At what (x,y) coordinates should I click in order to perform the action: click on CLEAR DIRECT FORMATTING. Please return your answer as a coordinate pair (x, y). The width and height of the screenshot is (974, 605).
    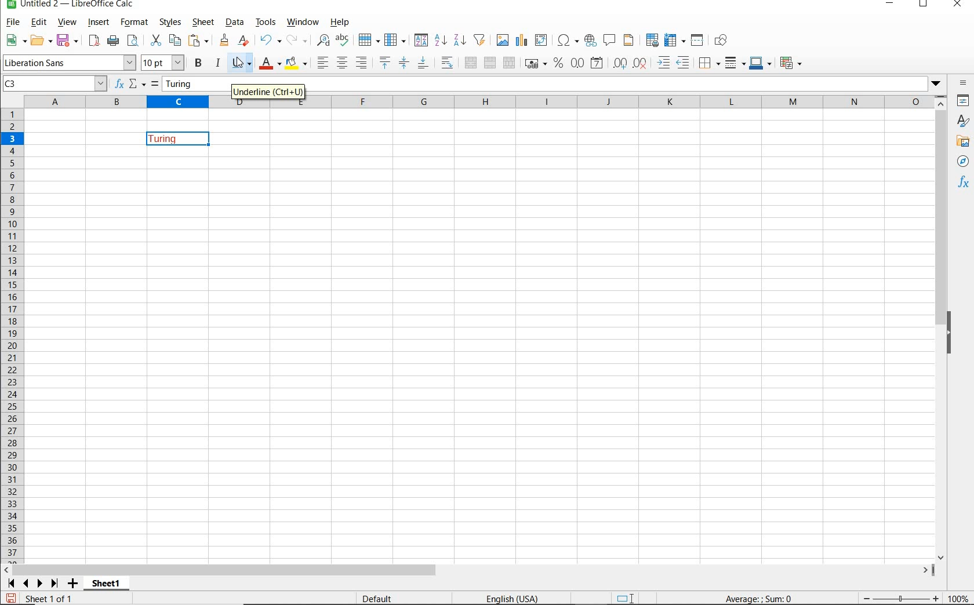
    Looking at the image, I should click on (242, 42).